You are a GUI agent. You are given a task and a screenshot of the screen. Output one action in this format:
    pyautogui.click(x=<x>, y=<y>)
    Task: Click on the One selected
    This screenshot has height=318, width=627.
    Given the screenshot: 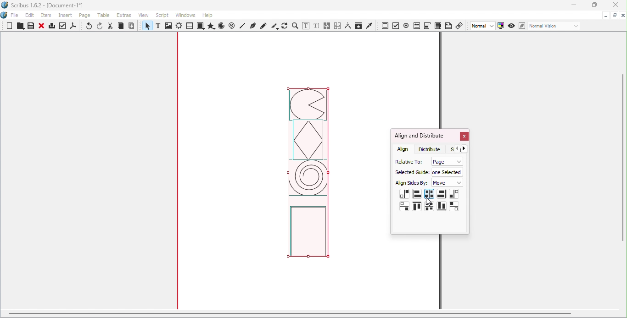 What is the action you would take?
    pyautogui.click(x=448, y=171)
    